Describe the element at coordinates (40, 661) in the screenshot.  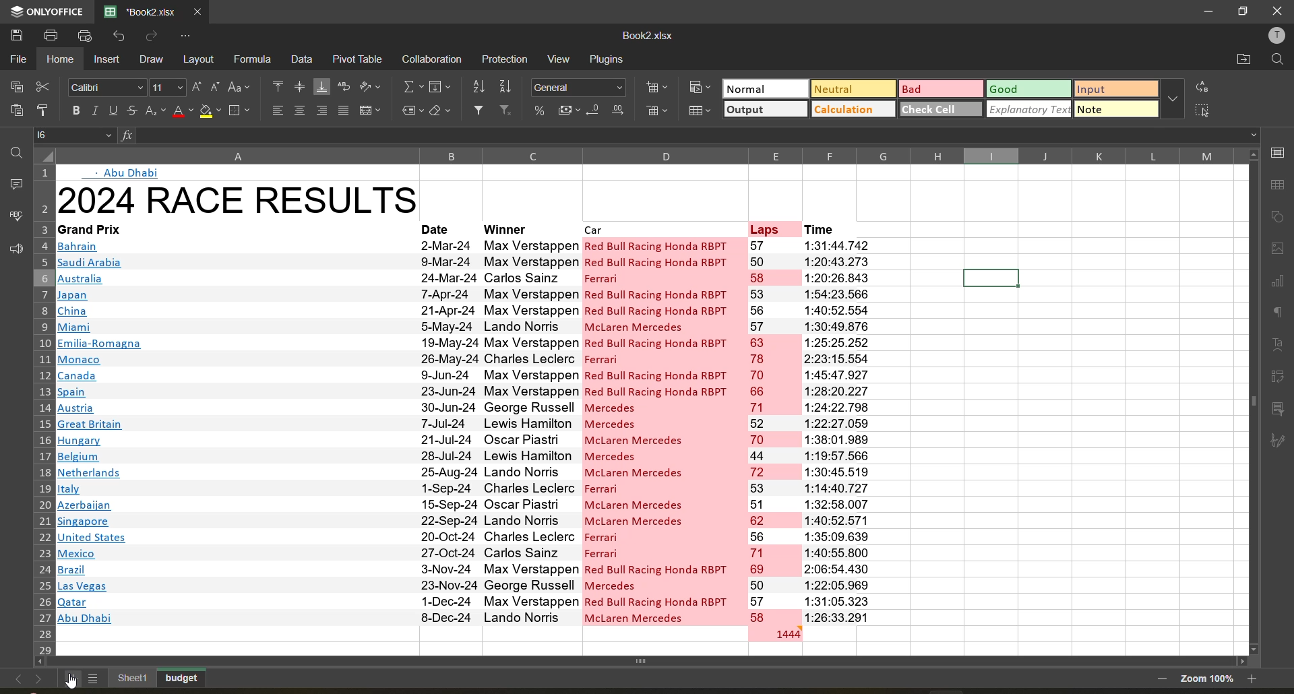
I see `scroll left` at that location.